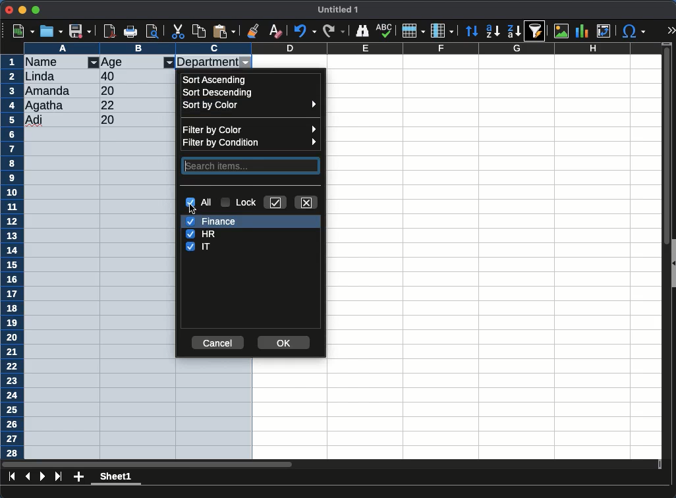  I want to click on untitled 1, so click(339, 10).